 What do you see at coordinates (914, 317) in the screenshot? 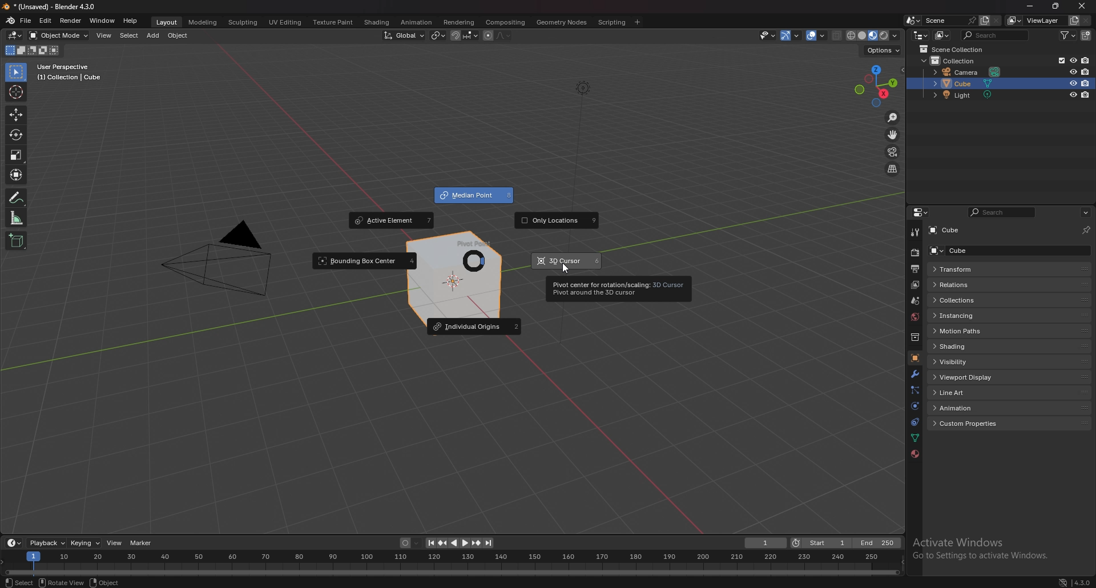
I see `world` at bounding box center [914, 317].